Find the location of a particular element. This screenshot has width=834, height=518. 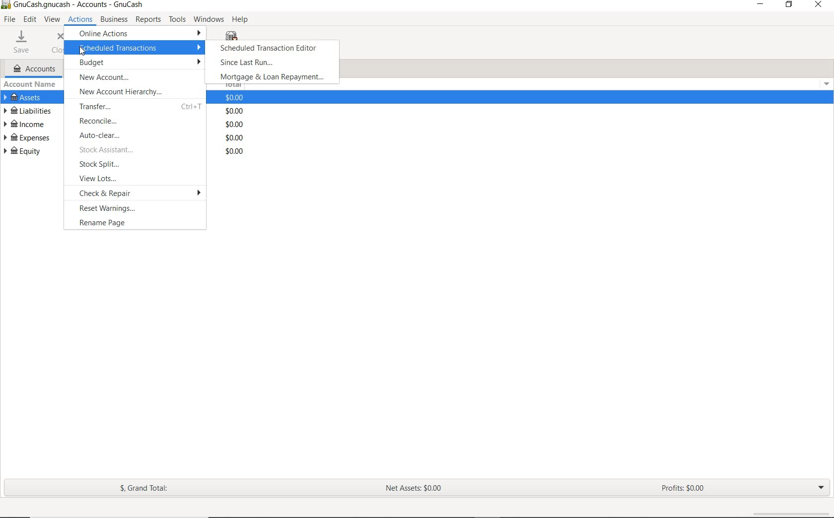

LIABILITIES is located at coordinates (27, 110).